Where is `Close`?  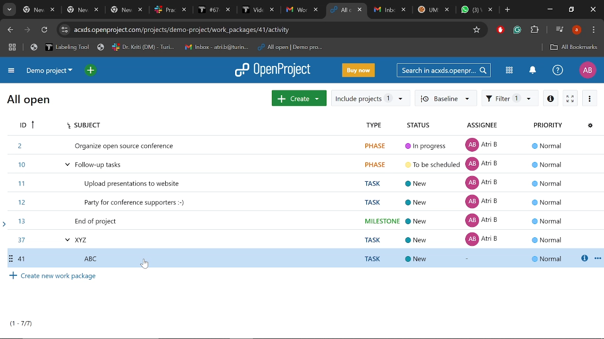
Close is located at coordinates (592, 10).